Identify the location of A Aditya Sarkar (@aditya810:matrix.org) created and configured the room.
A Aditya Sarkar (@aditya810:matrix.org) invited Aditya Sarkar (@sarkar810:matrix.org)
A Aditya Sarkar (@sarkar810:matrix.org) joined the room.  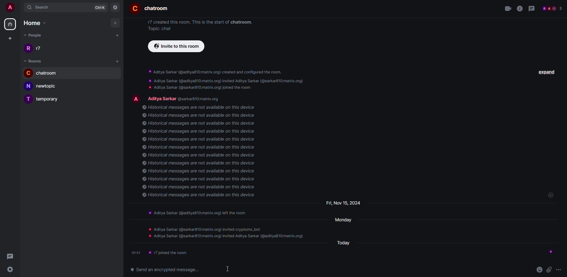
(225, 79).